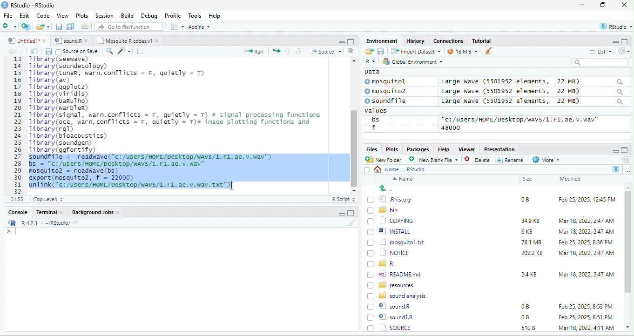 This screenshot has height=336, width=634. Describe the element at coordinates (419, 149) in the screenshot. I see `Packages` at that location.